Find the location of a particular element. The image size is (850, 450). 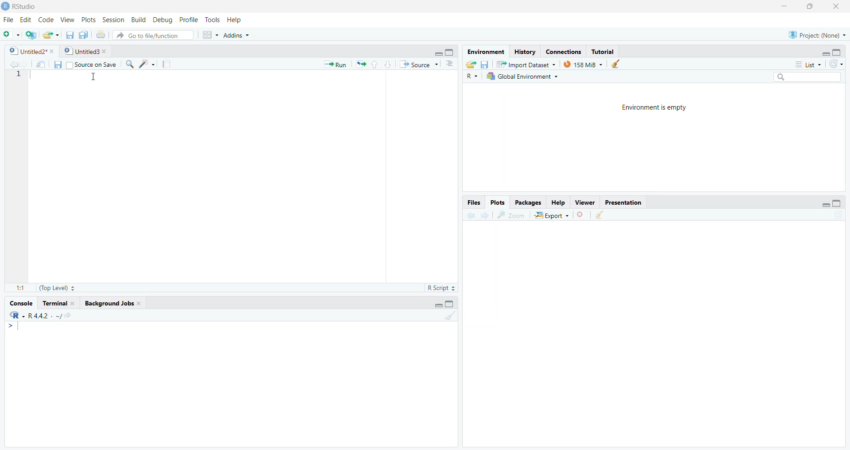

Packages is located at coordinates (529, 202).